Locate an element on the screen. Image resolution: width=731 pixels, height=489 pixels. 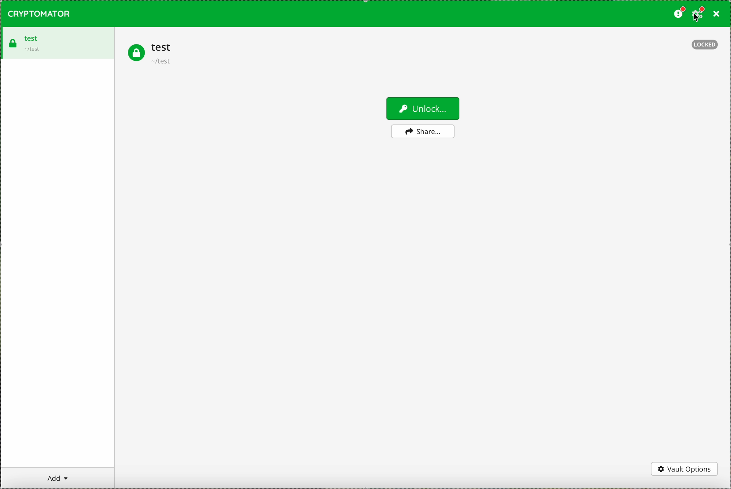
cursor is located at coordinates (697, 21).